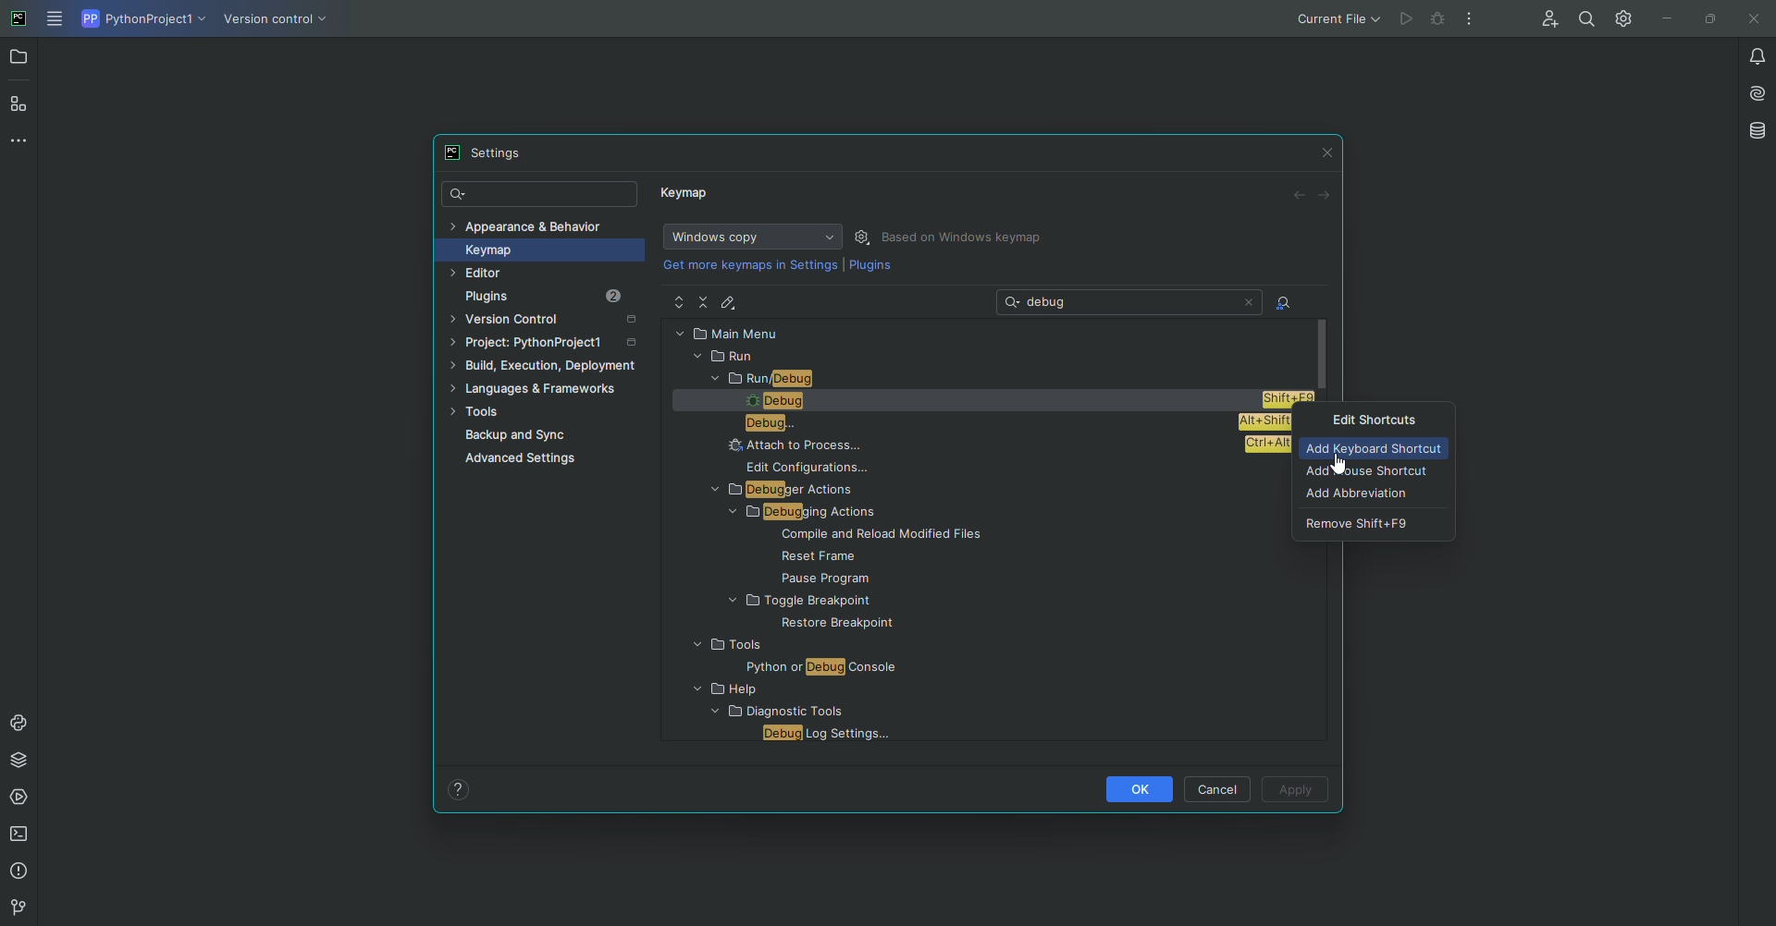 The width and height of the screenshot is (1776, 926). Describe the element at coordinates (1269, 447) in the screenshot. I see `shortcut` at that location.